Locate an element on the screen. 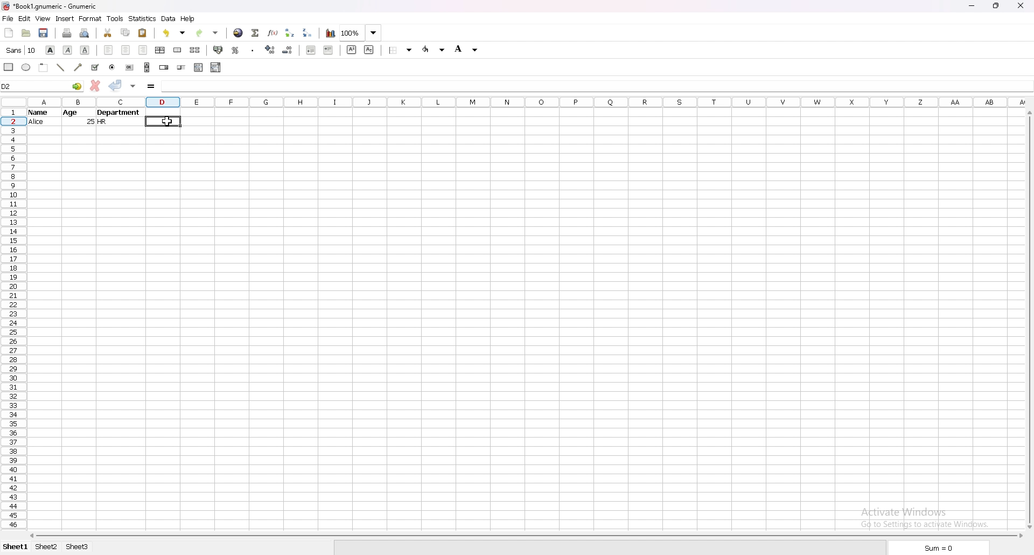  accounting is located at coordinates (218, 50).